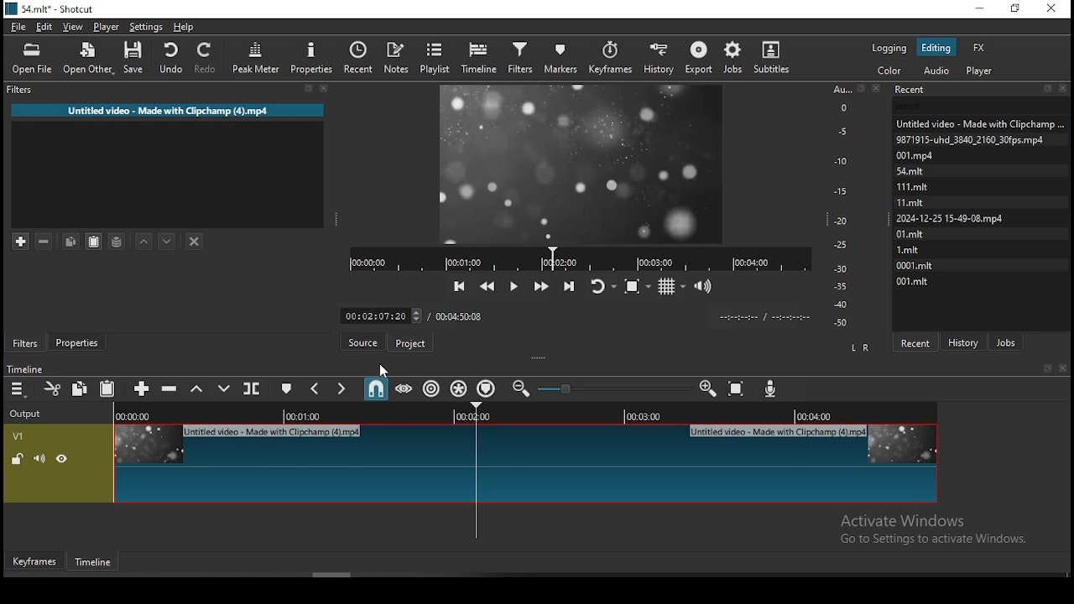  What do you see at coordinates (194, 241) in the screenshot?
I see `deselect filter` at bounding box center [194, 241].